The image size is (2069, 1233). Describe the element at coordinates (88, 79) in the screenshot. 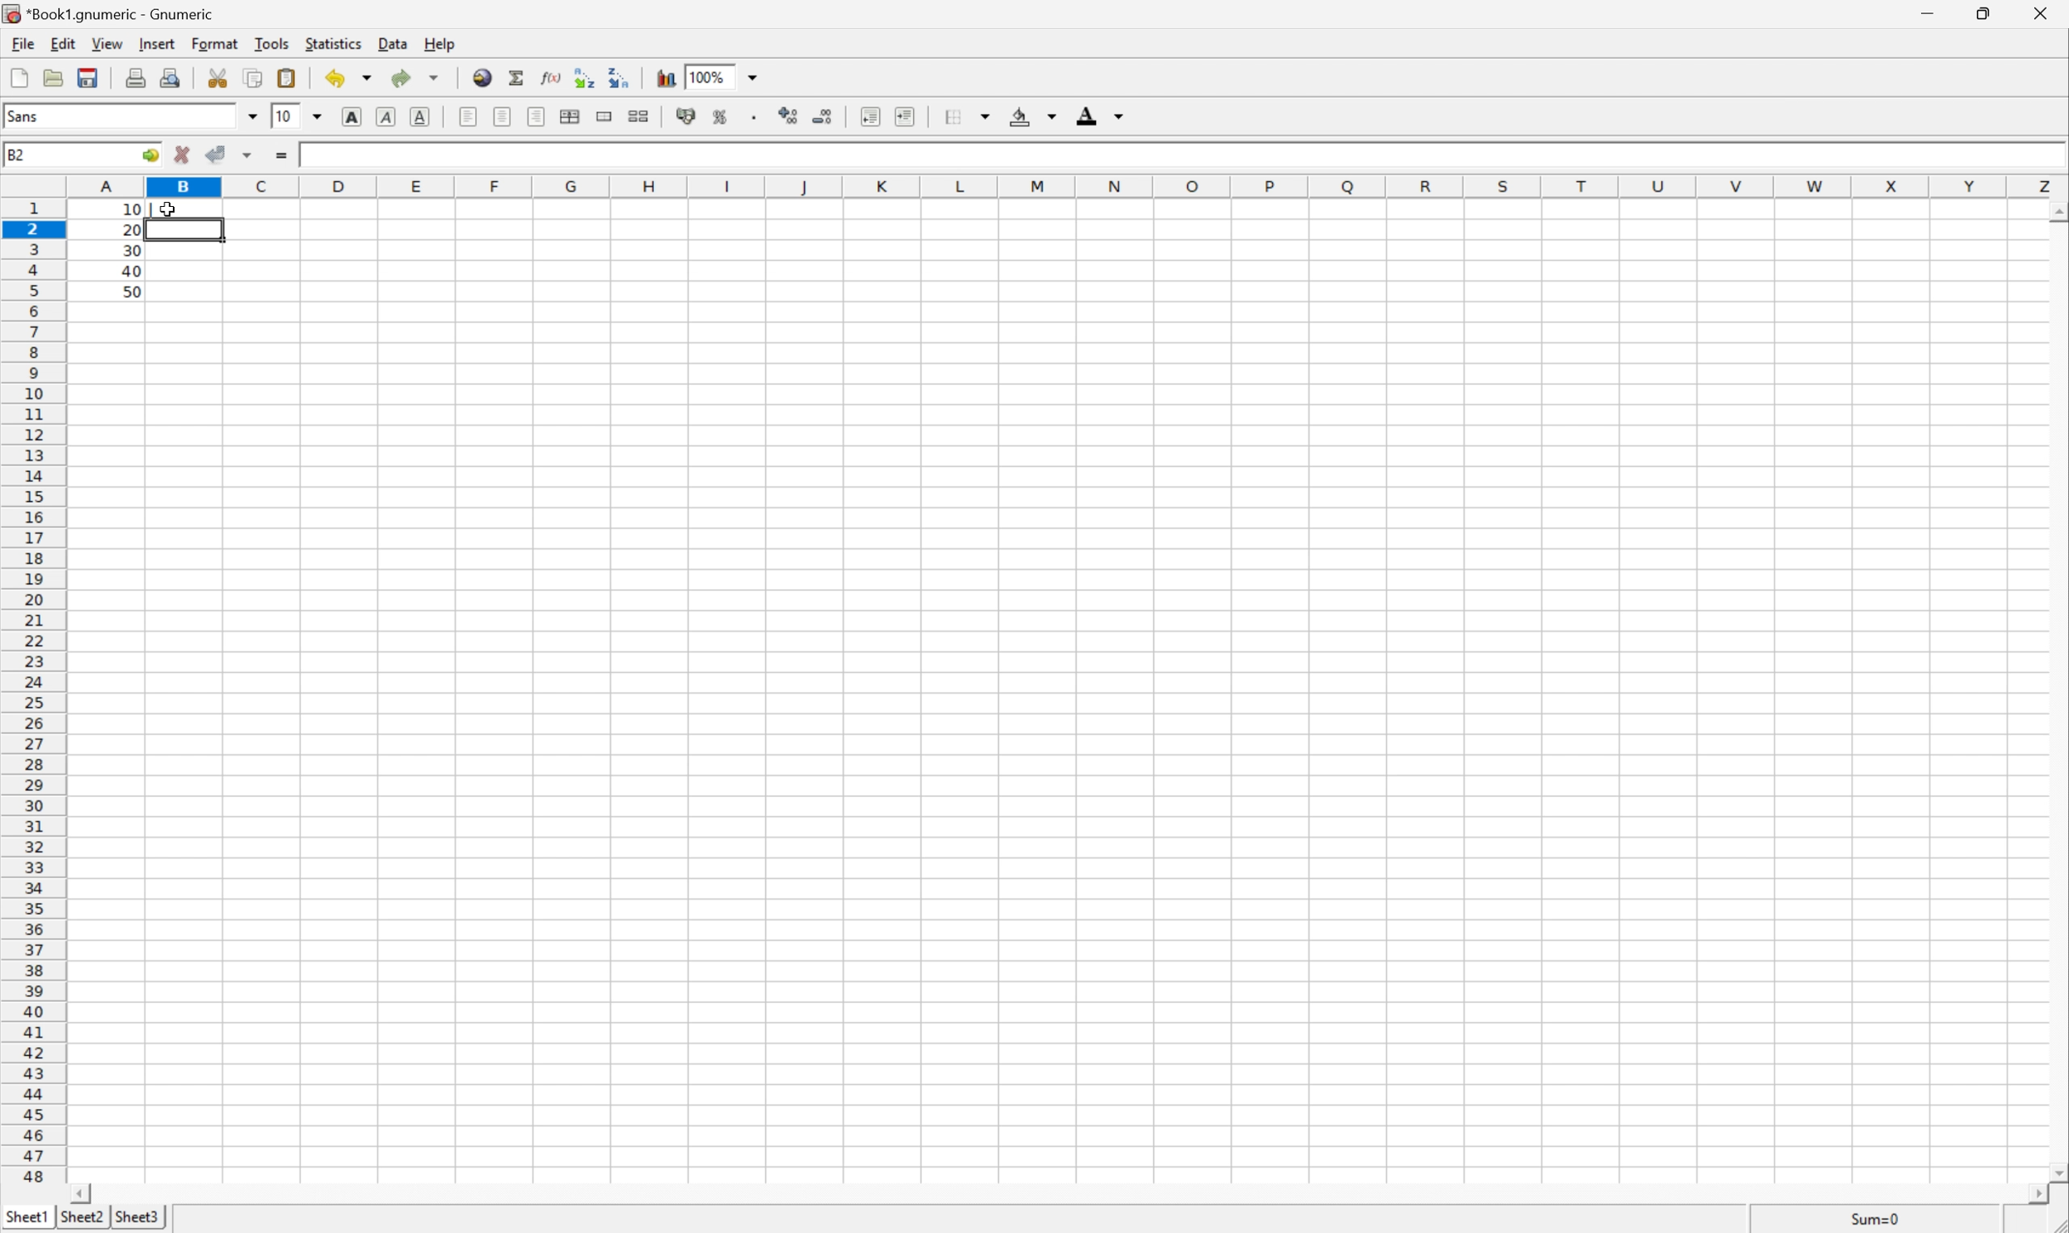

I see `Save current workbook` at that location.